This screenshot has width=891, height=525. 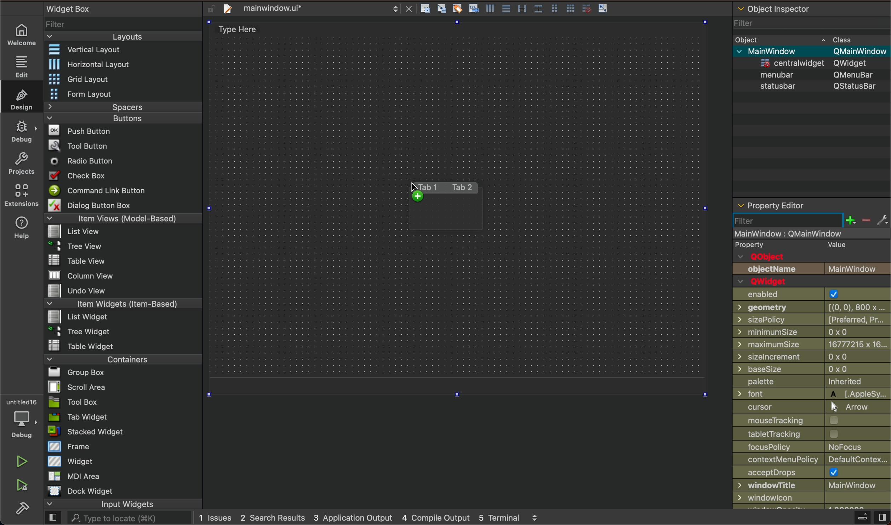 I want to click on =centralwidaet OWidaet, so click(x=809, y=61).